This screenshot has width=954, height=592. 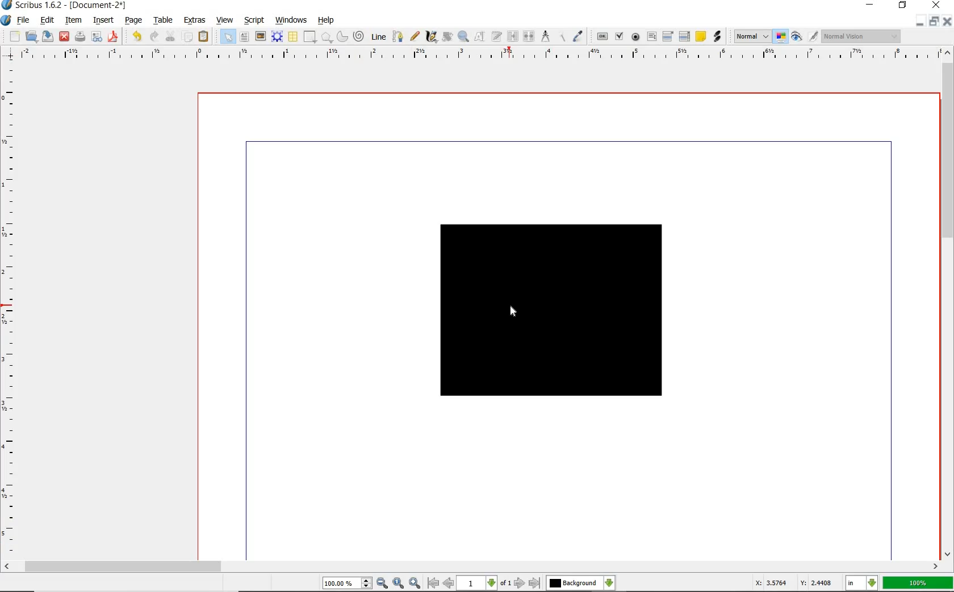 I want to click on free hand line, so click(x=415, y=36).